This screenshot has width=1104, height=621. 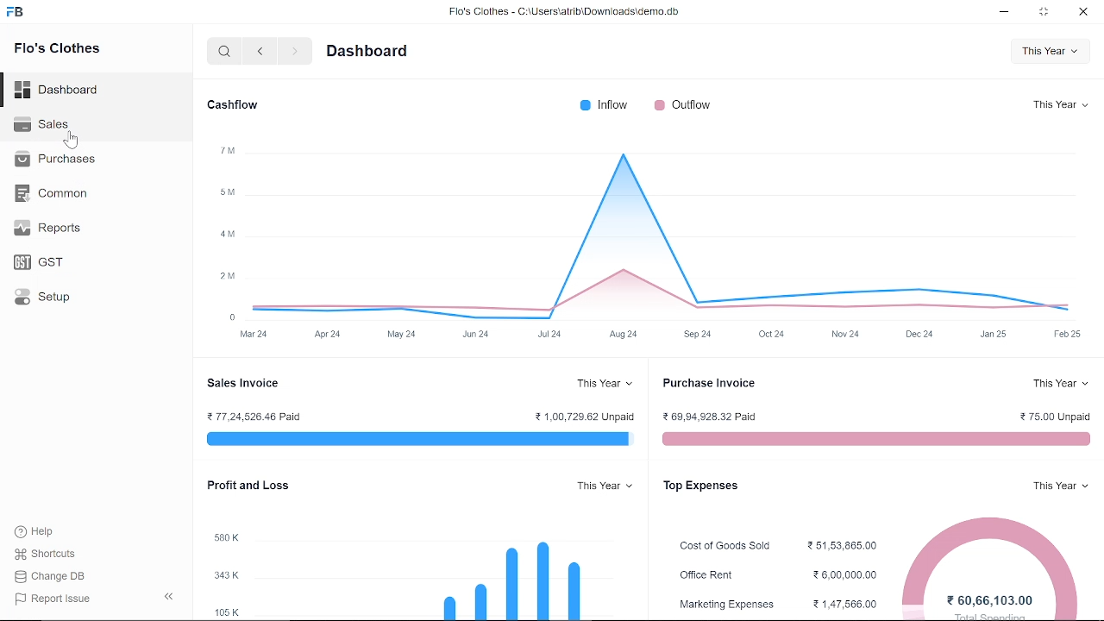 I want to click on This Year v, so click(x=1051, y=51).